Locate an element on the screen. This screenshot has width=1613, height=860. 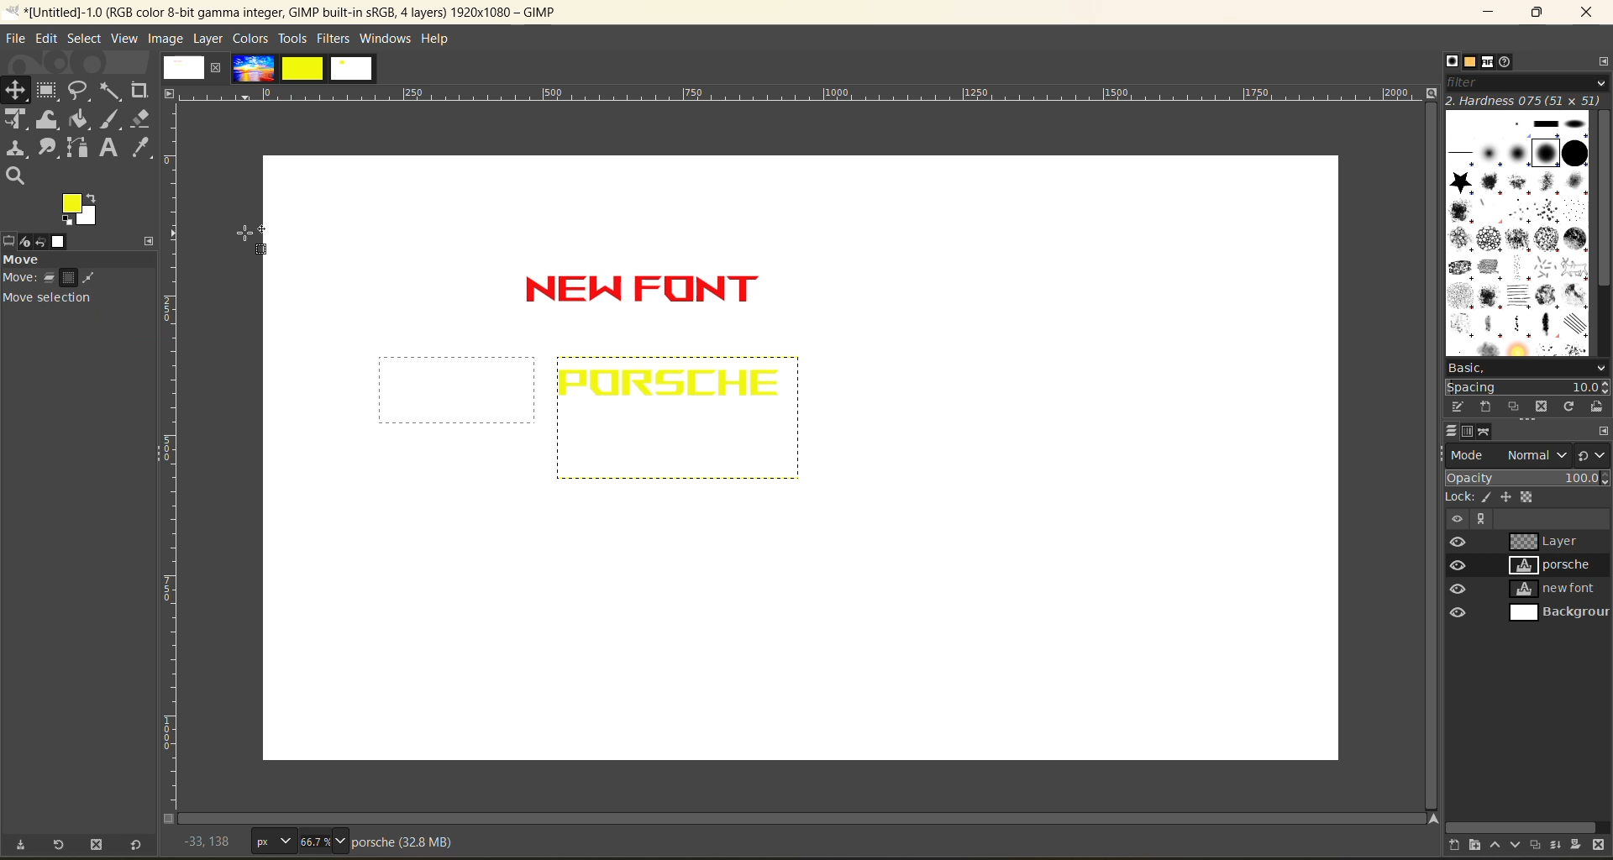
layer is located at coordinates (210, 39).